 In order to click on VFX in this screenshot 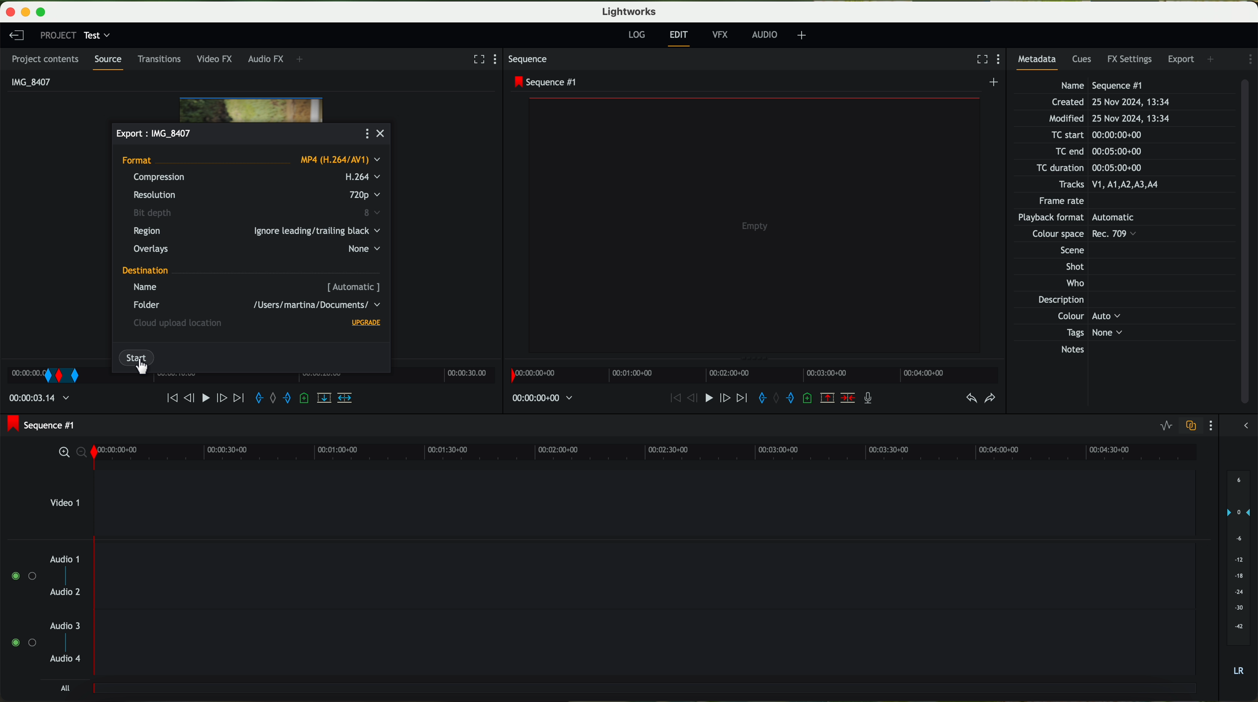, I will do `click(722, 36)`.